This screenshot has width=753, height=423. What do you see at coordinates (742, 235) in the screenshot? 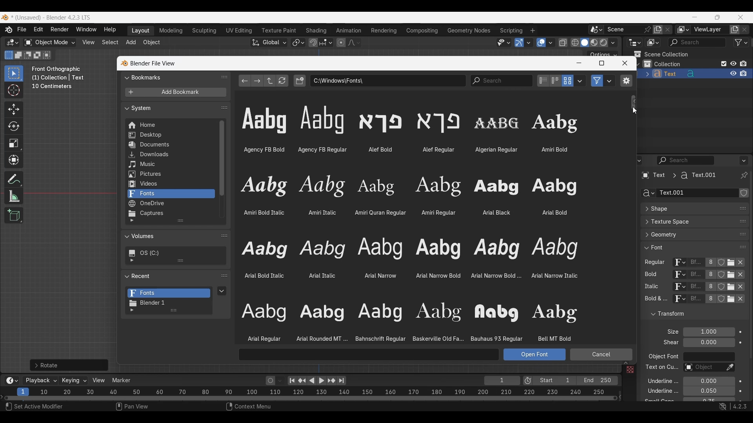
I see `change position` at bounding box center [742, 235].